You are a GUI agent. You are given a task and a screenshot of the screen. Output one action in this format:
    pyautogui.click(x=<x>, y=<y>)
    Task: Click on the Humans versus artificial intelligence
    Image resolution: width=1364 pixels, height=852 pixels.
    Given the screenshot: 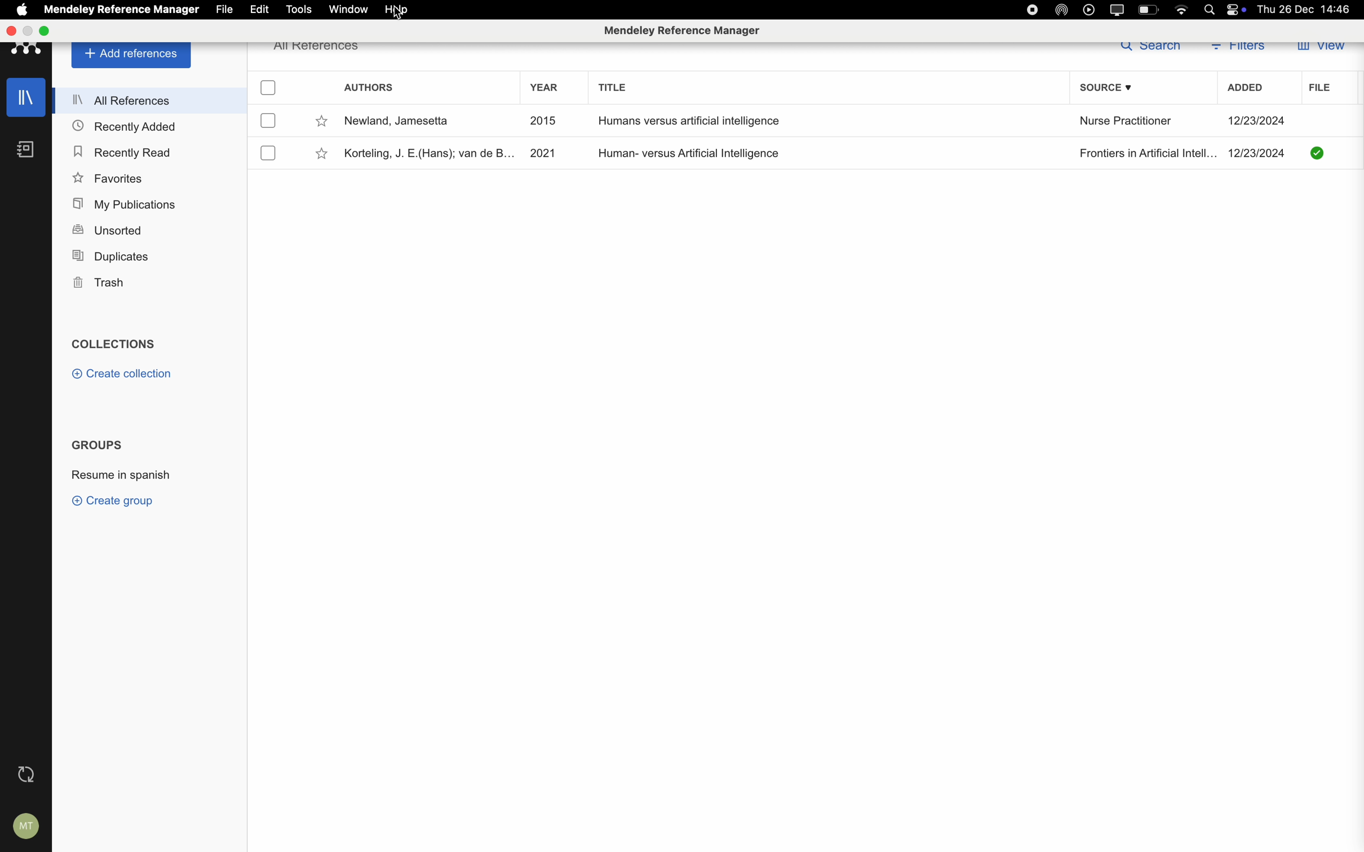 What is the action you would take?
    pyautogui.click(x=688, y=121)
    